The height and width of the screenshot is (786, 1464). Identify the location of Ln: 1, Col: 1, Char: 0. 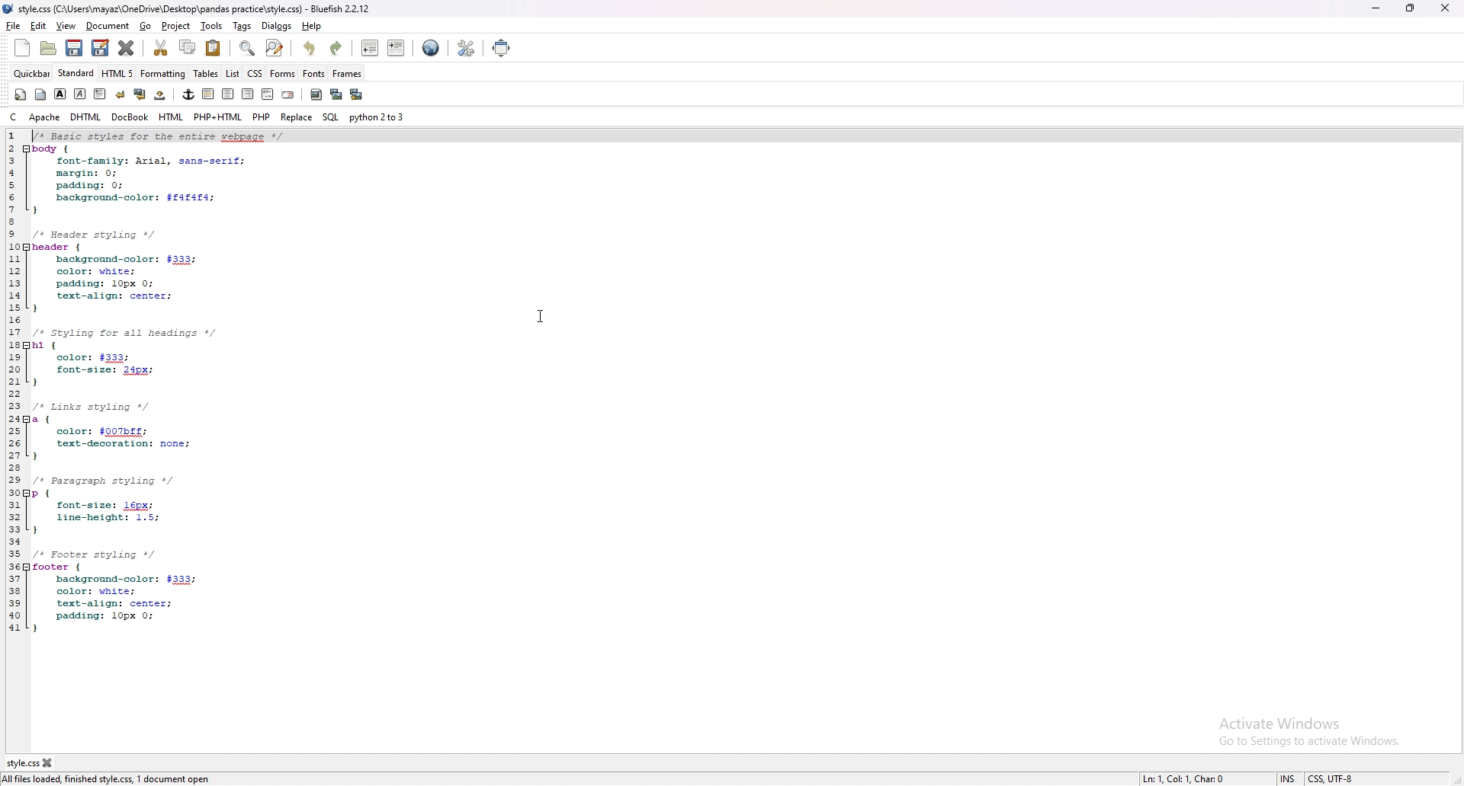
(1186, 778).